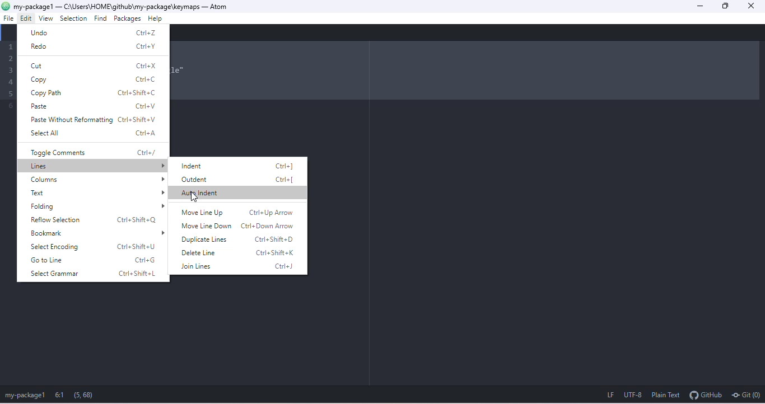 The image size is (765, 404). Describe the element at coordinates (129, 6) in the screenshot. I see ` c:\users\home\github\my package\keymaps-atom` at that location.